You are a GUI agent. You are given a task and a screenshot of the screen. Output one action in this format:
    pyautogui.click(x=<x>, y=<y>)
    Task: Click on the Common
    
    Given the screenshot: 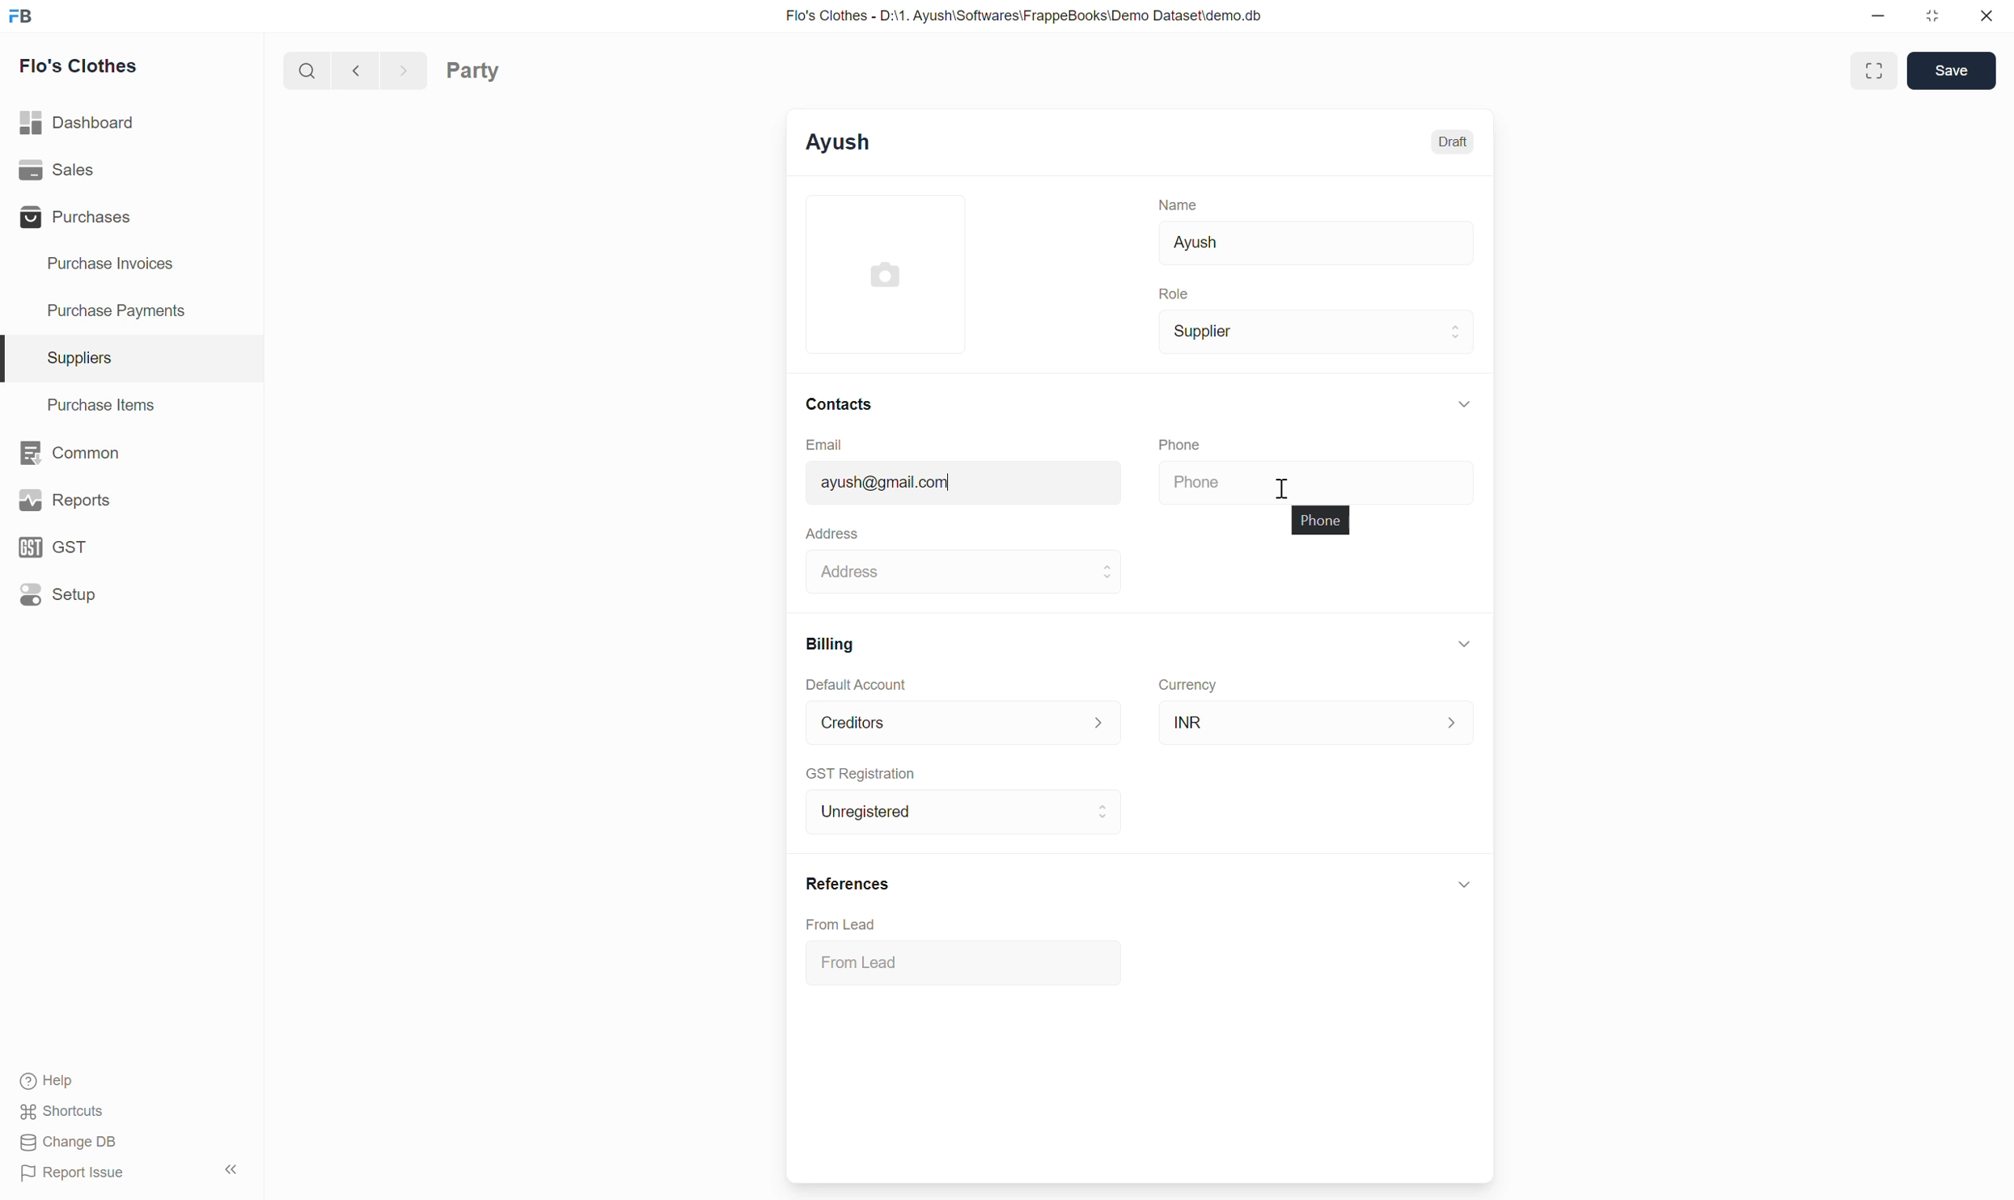 What is the action you would take?
    pyautogui.click(x=130, y=453)
    